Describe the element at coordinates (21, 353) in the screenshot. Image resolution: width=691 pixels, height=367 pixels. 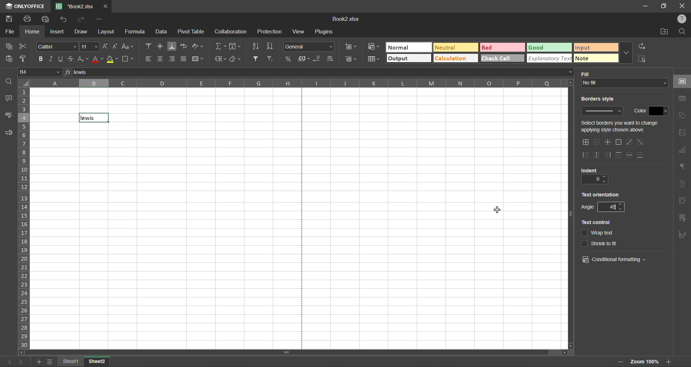
I see `move left` at that location.